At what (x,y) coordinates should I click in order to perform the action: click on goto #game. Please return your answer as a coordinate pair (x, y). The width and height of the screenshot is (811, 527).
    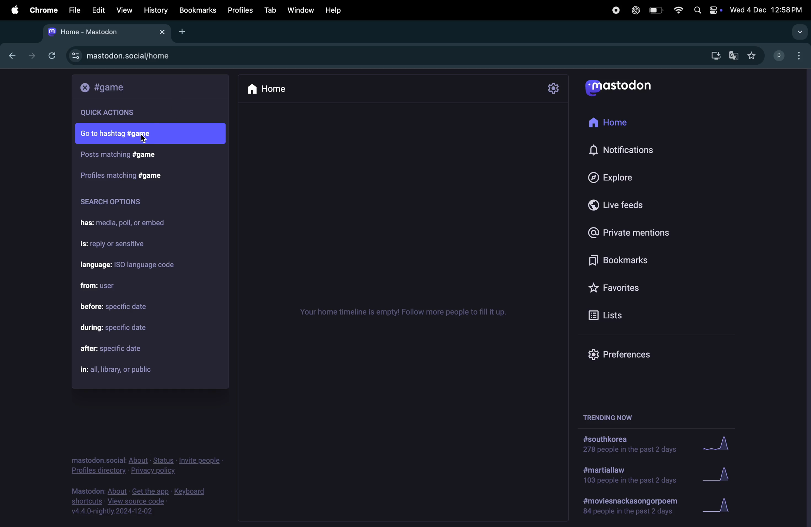
    Looking at the image, I should click on (147, 134).